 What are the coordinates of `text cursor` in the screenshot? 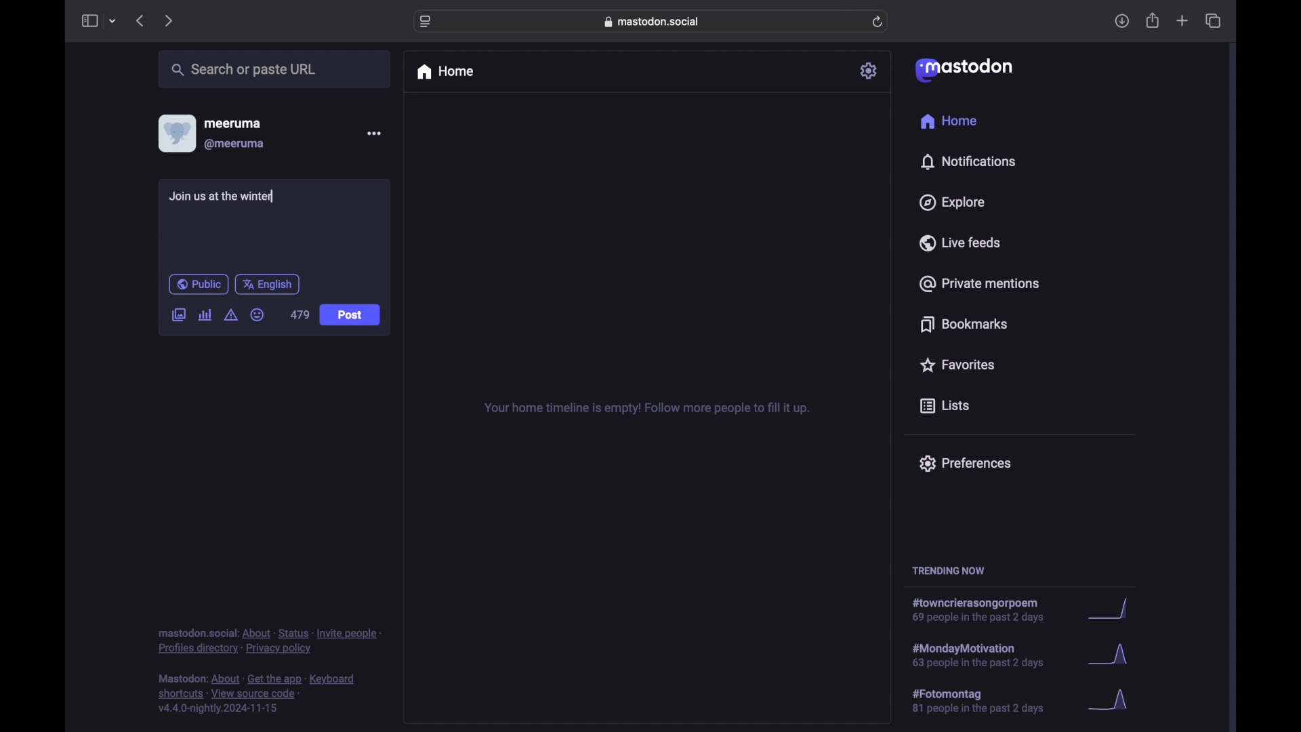 It's located at (275, 196).